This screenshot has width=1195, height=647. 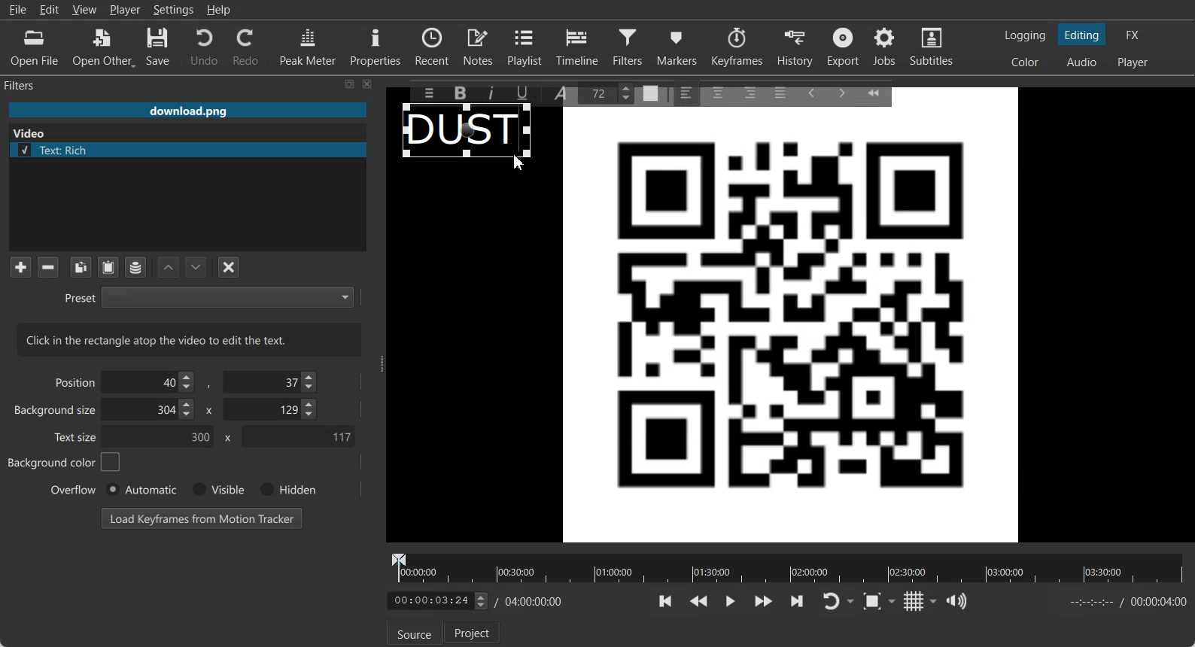 What do you see at coordinates (135, 268) in the screenshot?
I see `Save a filter set` at bounding box center [135, 268].